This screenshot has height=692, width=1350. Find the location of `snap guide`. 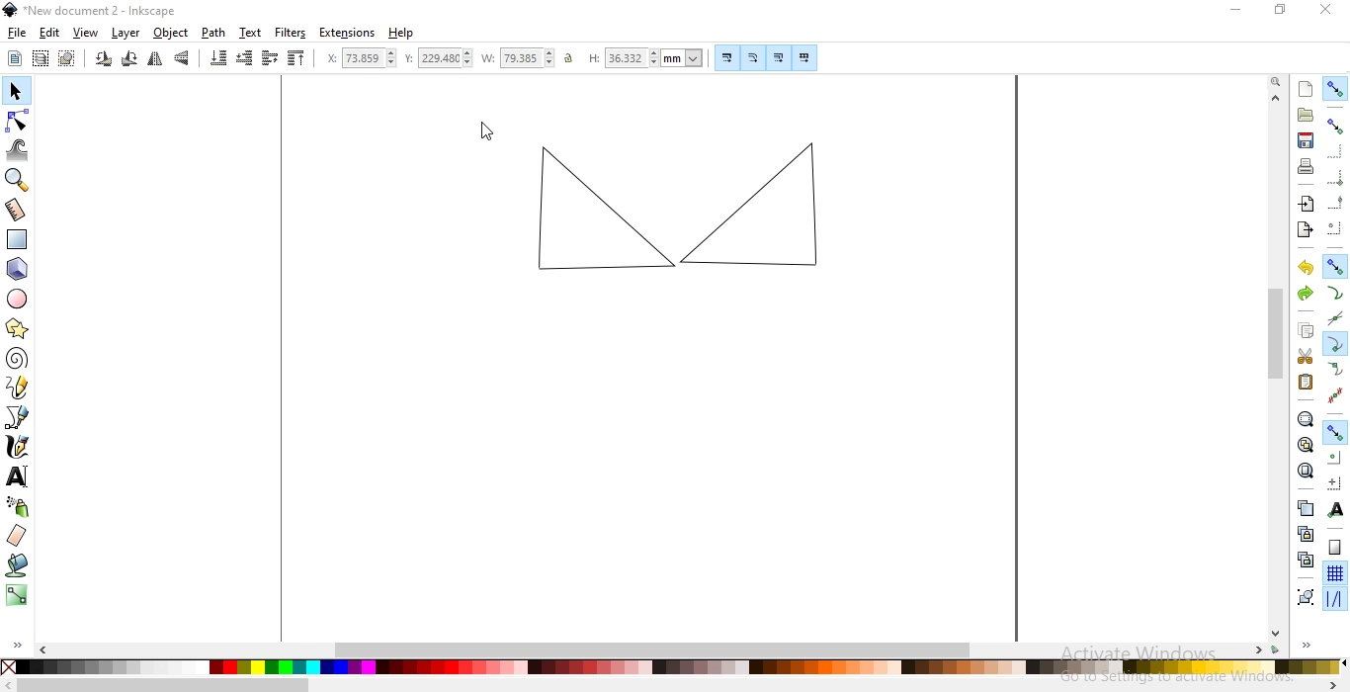

snap guide is located at coordinates (1334, 600).